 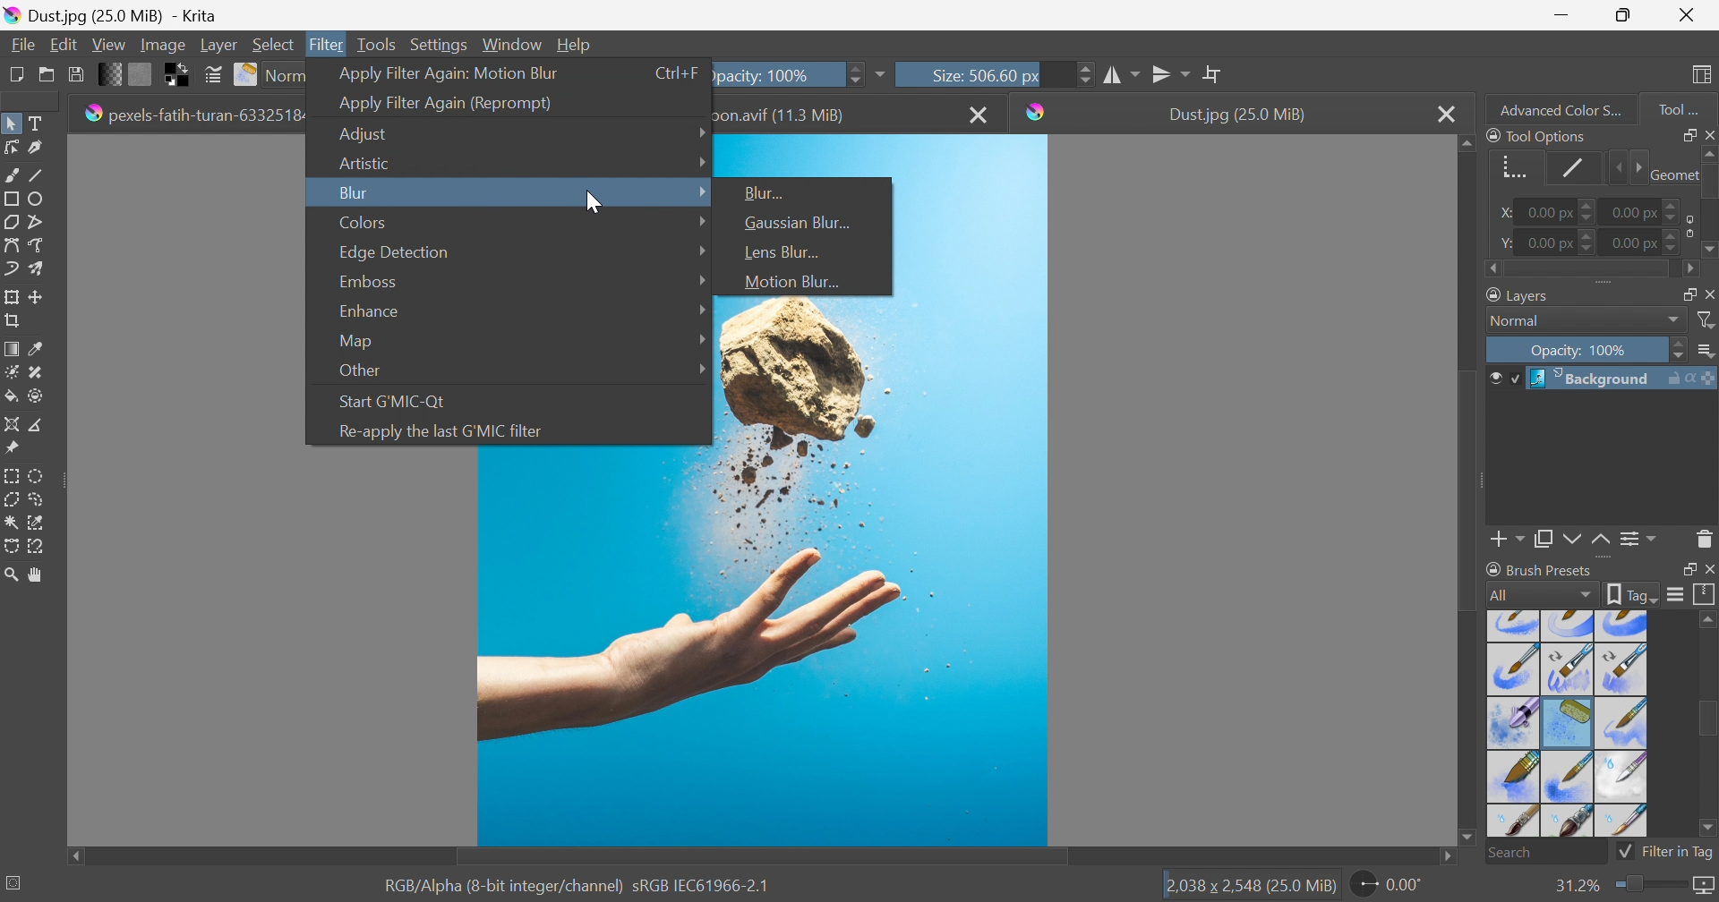 What do you see at coordinates (703, 337) in the screenshot?
I see `Drop Down` at bounding box center [703, 337].